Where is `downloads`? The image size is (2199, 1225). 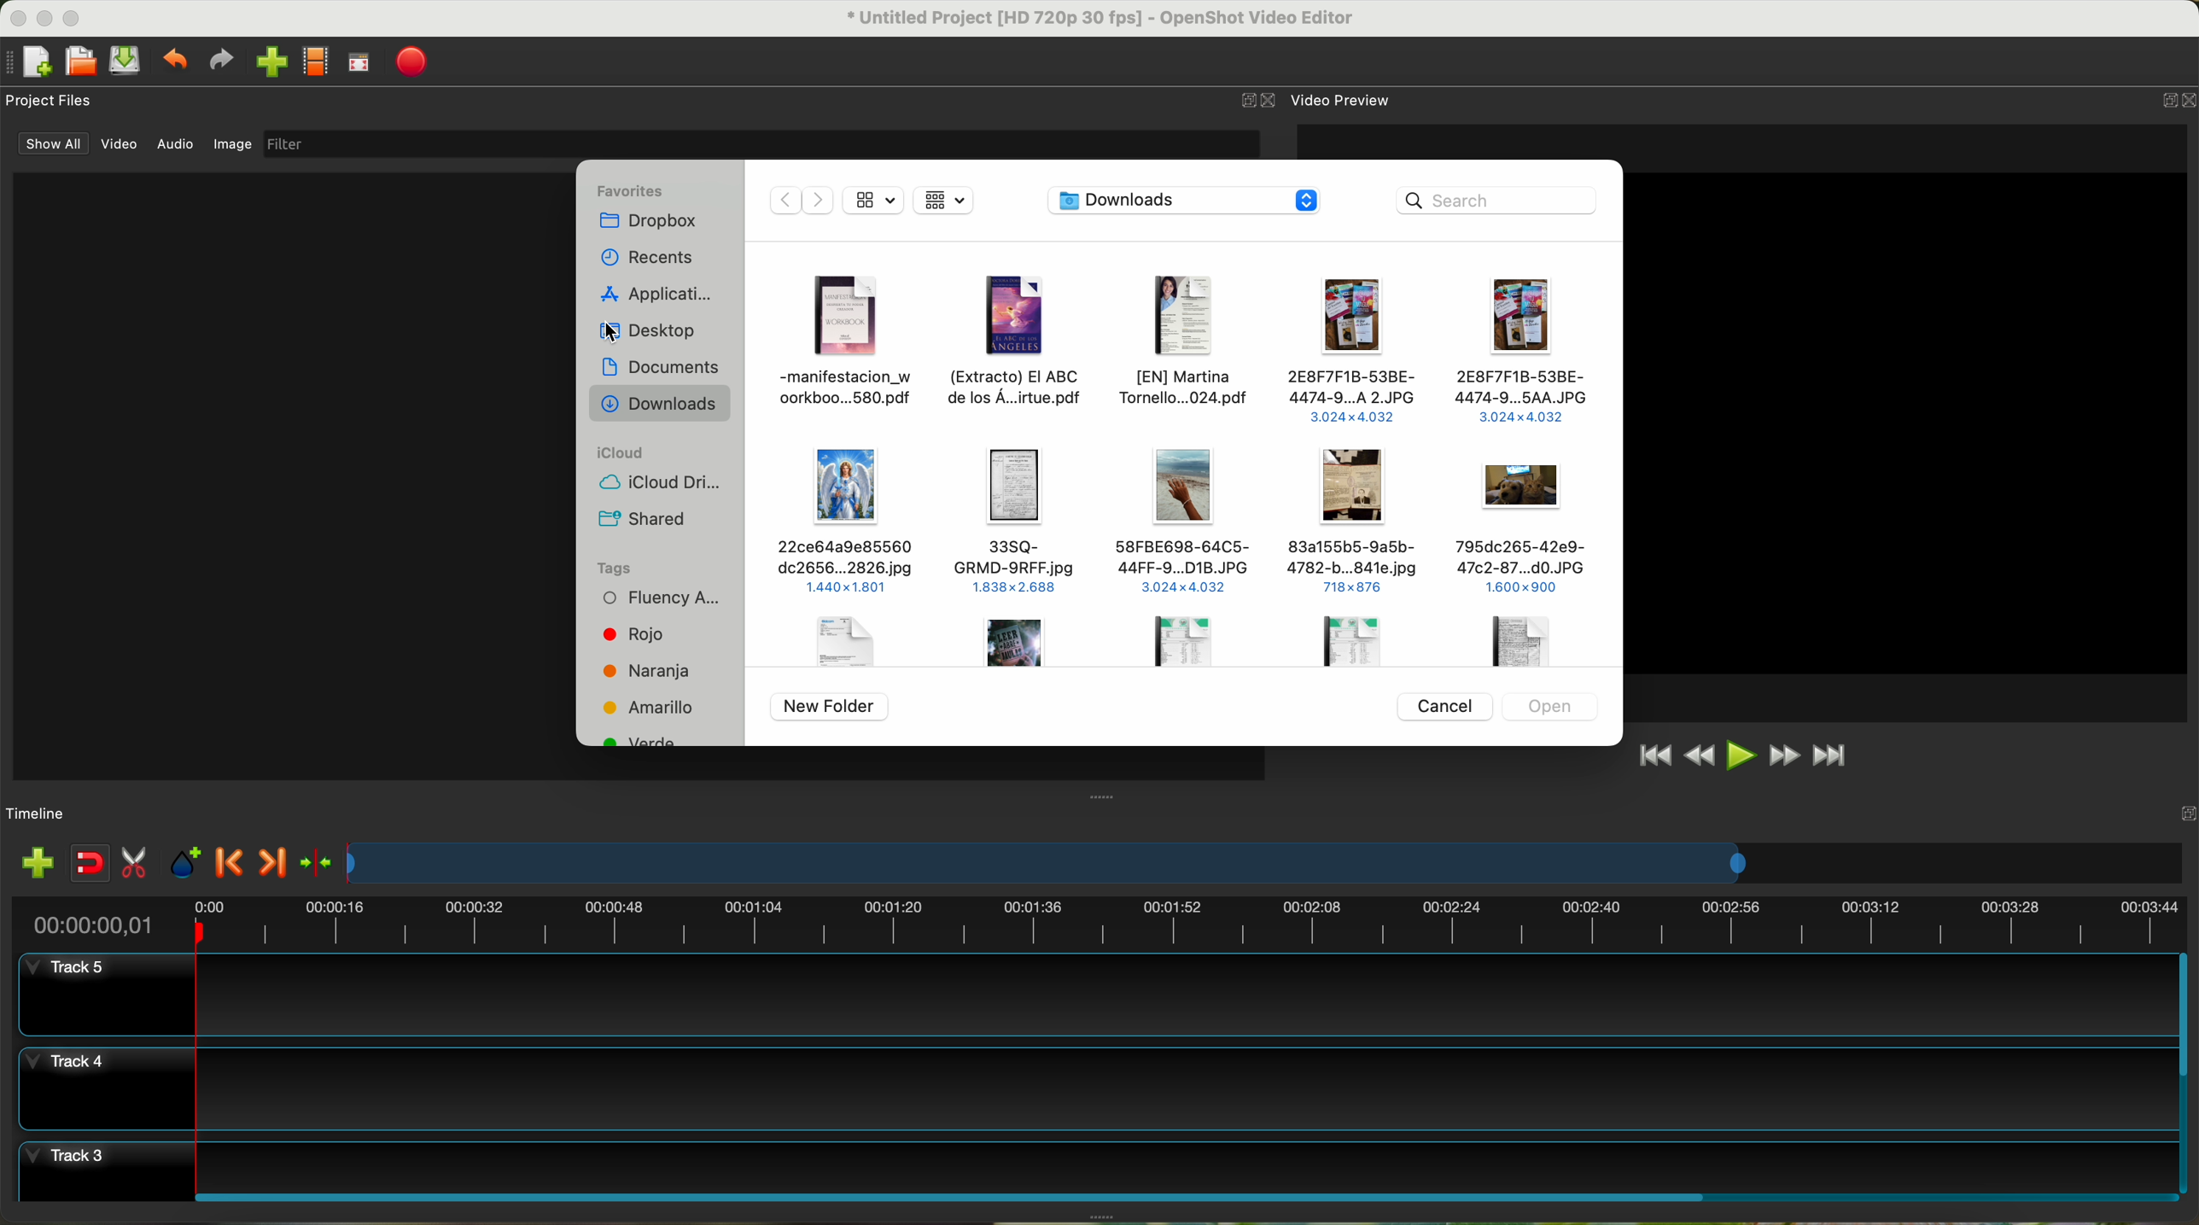
downloads is located at coordinates (659, 406).